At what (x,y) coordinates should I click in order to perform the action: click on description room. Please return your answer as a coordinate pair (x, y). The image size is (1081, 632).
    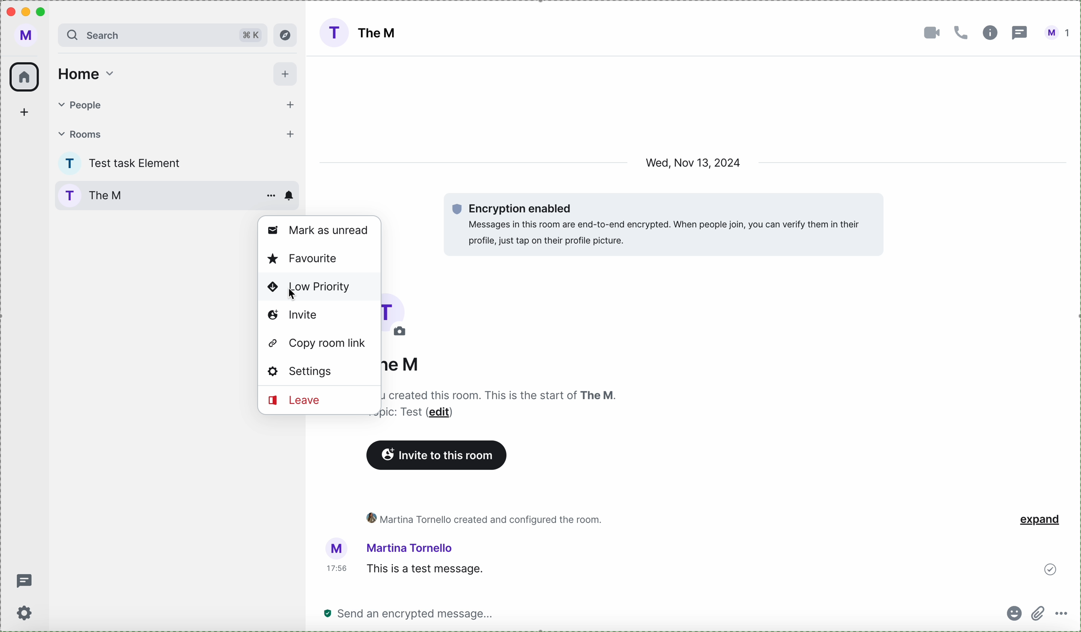
    Looking at the image, I should click on (500, 394).